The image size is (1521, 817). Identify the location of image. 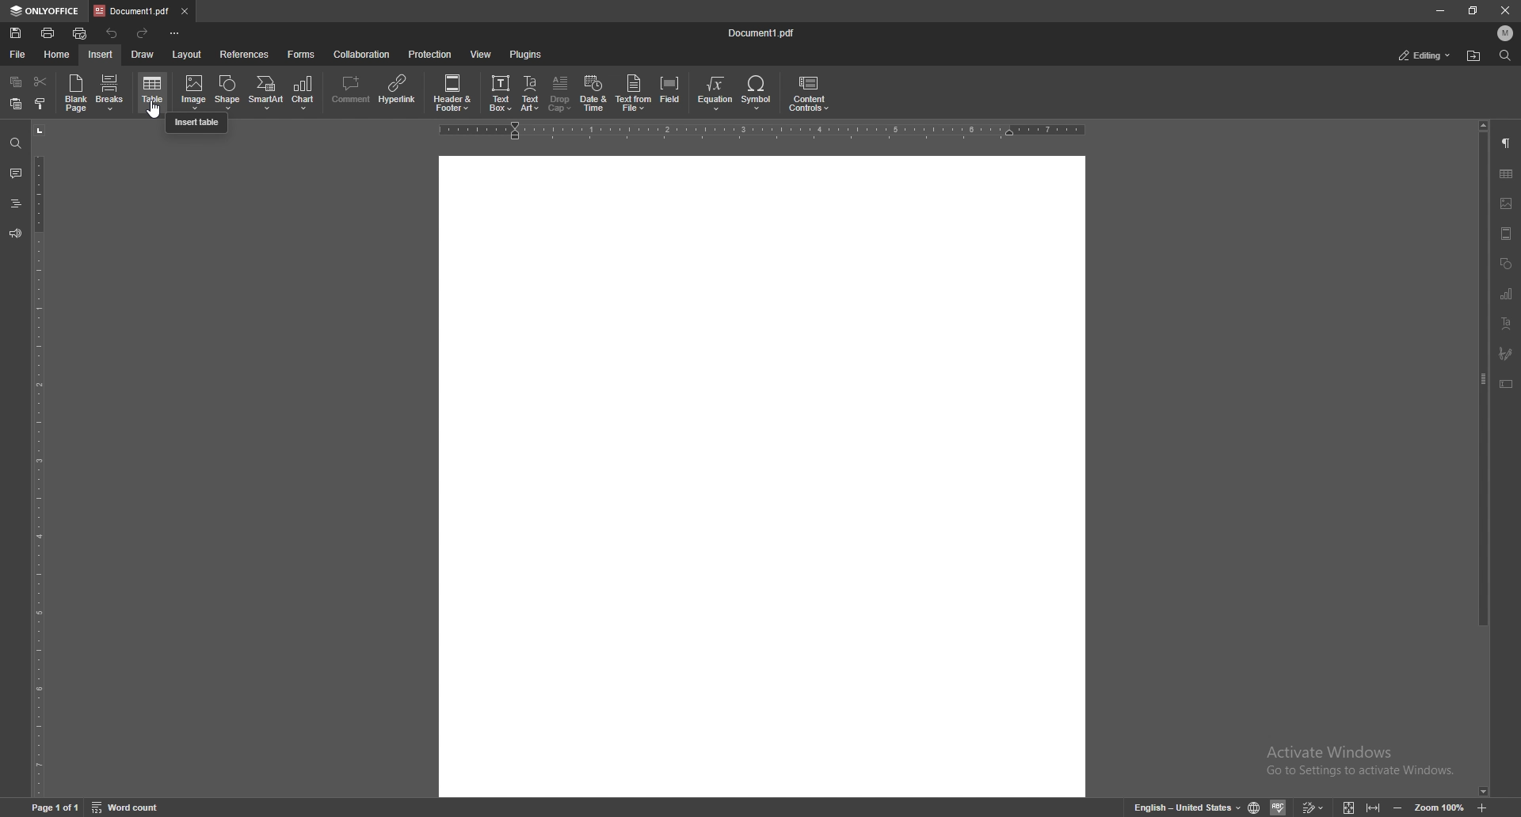
(1507, 202).